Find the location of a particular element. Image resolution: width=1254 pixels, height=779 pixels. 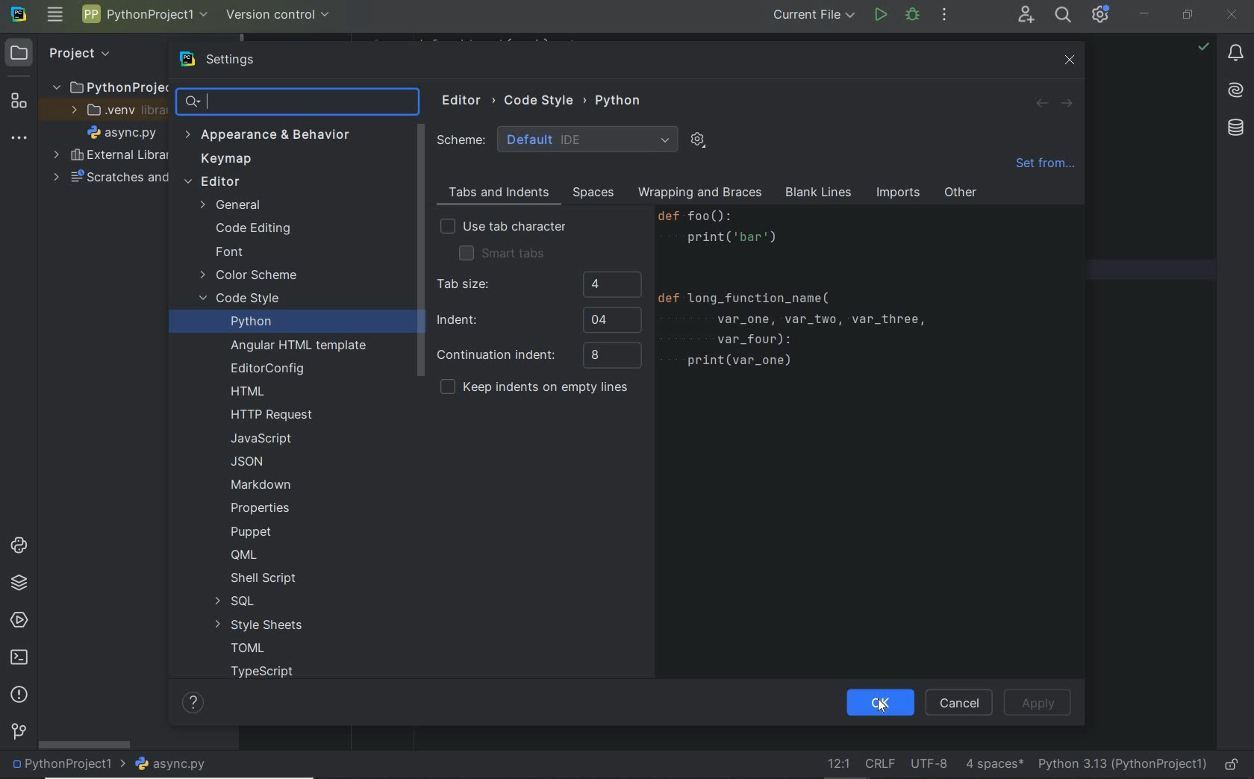

spaces is located at coordinates (590, 193).